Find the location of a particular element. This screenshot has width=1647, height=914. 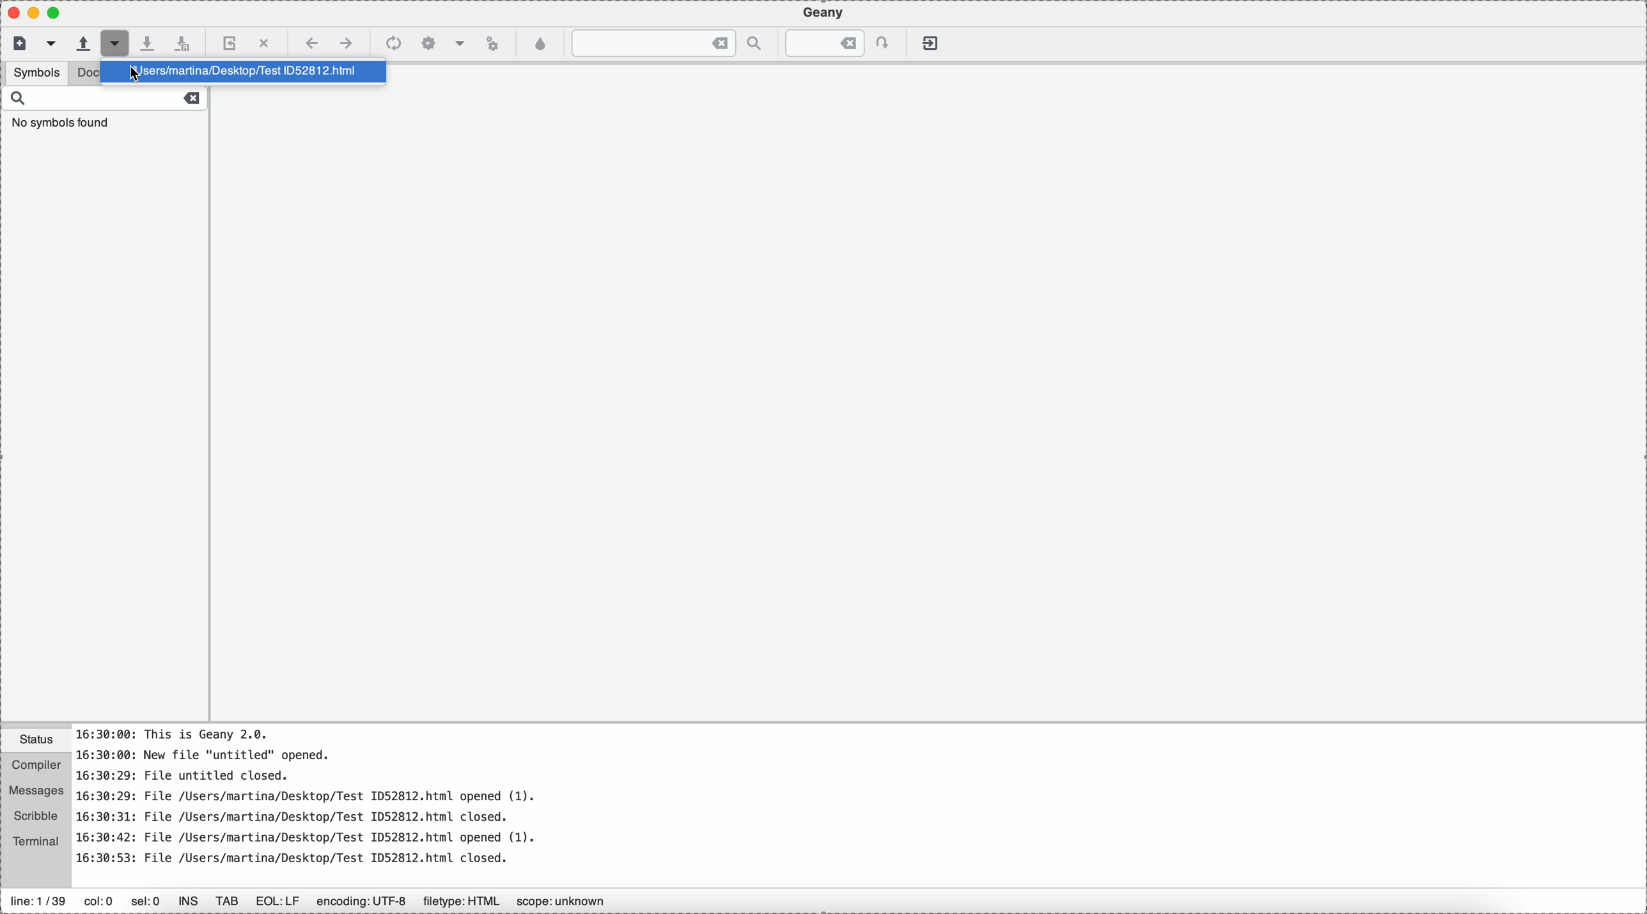

minimize is located at coordinates (60, 13).